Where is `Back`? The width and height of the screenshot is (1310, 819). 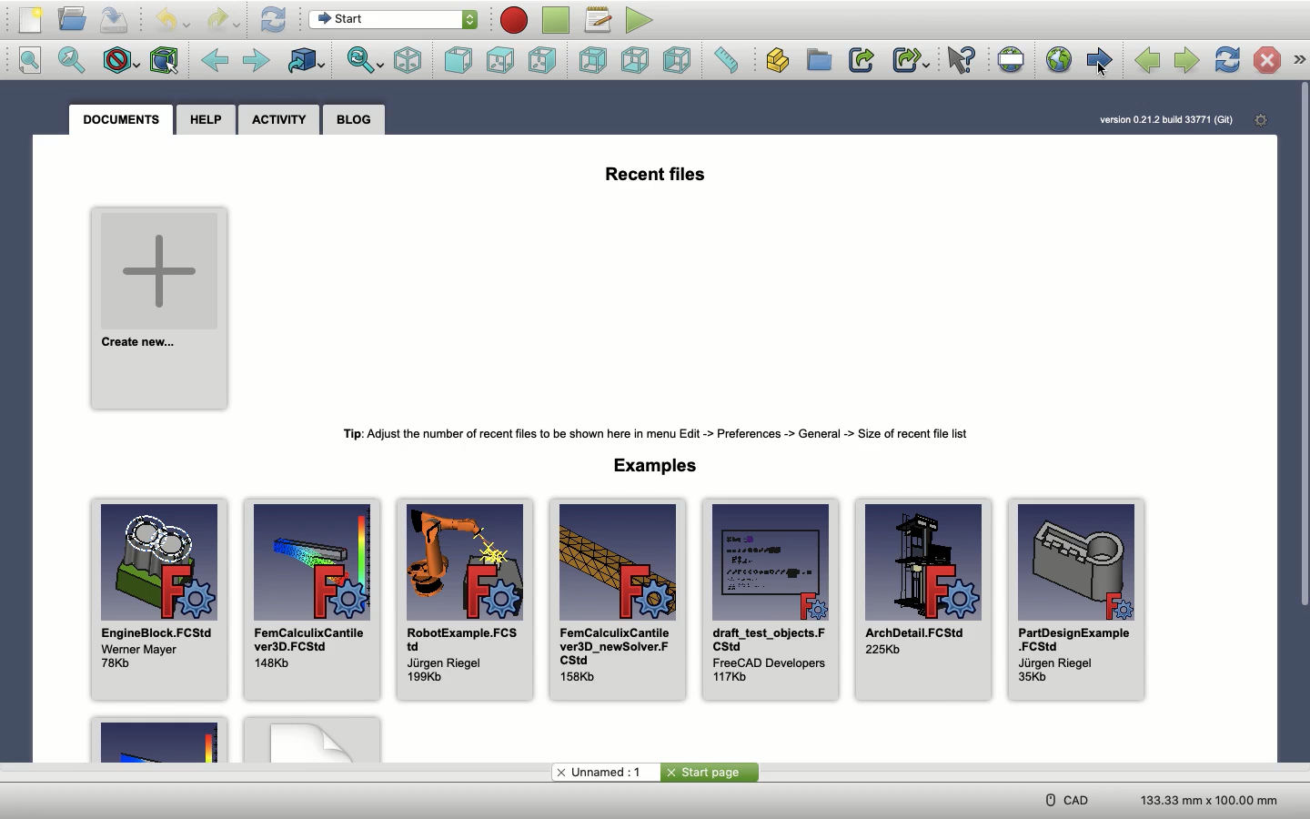
Back is located at coordinates (218, 60).